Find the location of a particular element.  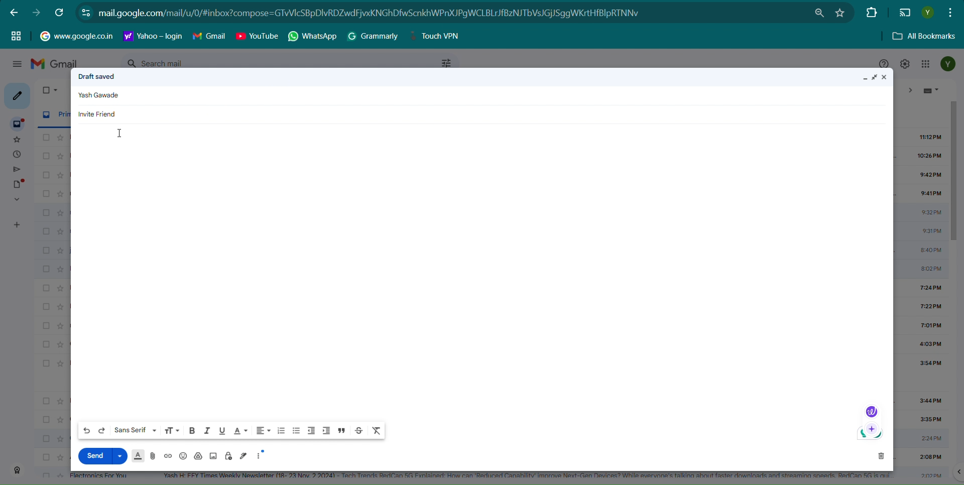

More Option is located at coordinates (262, 454).